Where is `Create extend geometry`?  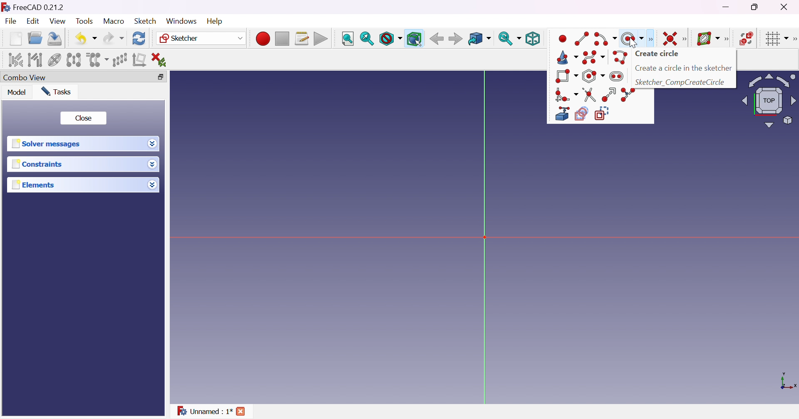
Create extend geometry is located at coordinates (560, 114).